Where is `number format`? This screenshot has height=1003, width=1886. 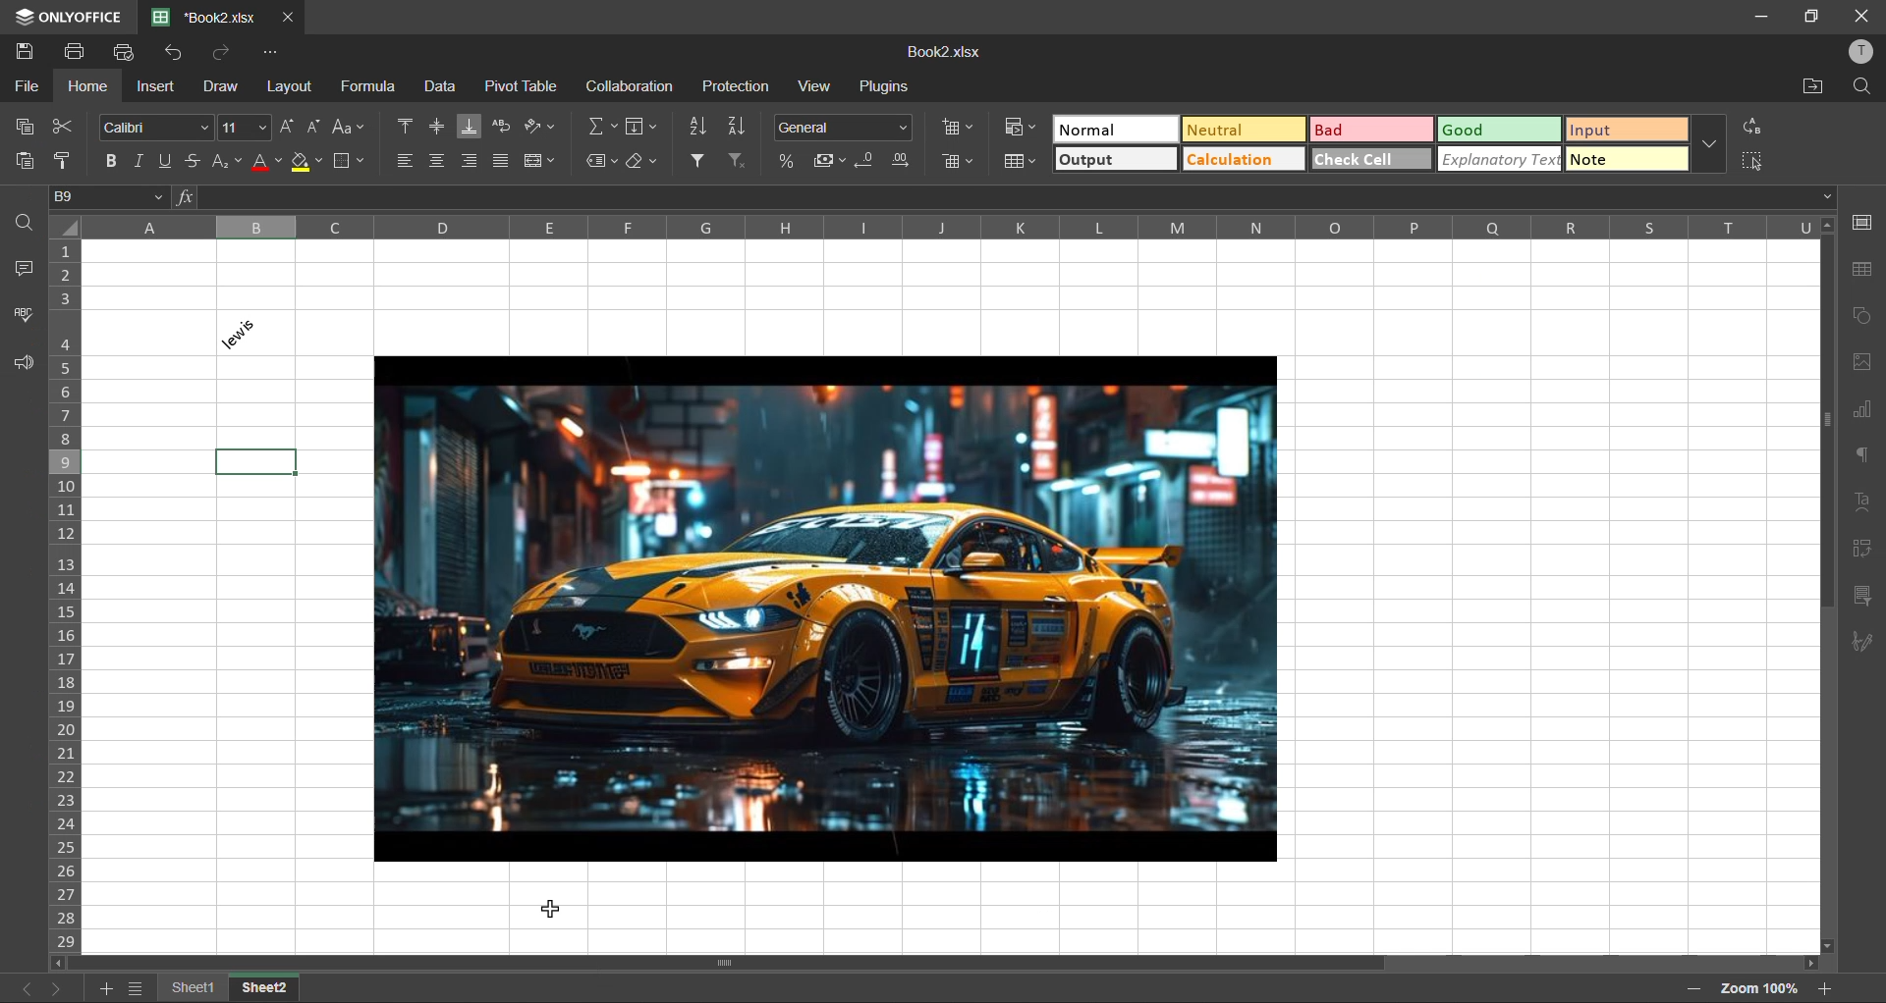
number format is located at coordinates (843, 130).